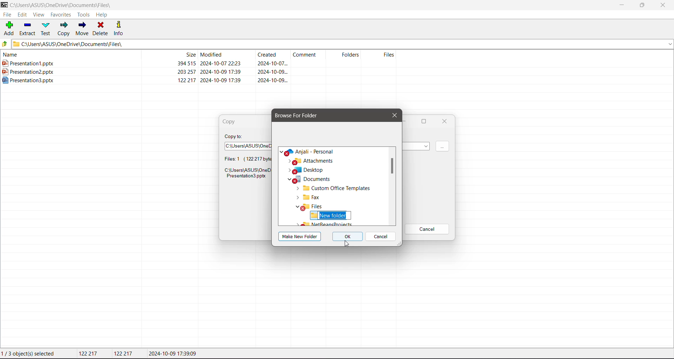  Describe the element at coordinates (83, 15) in the screenshot. I see `Tools` at that location.